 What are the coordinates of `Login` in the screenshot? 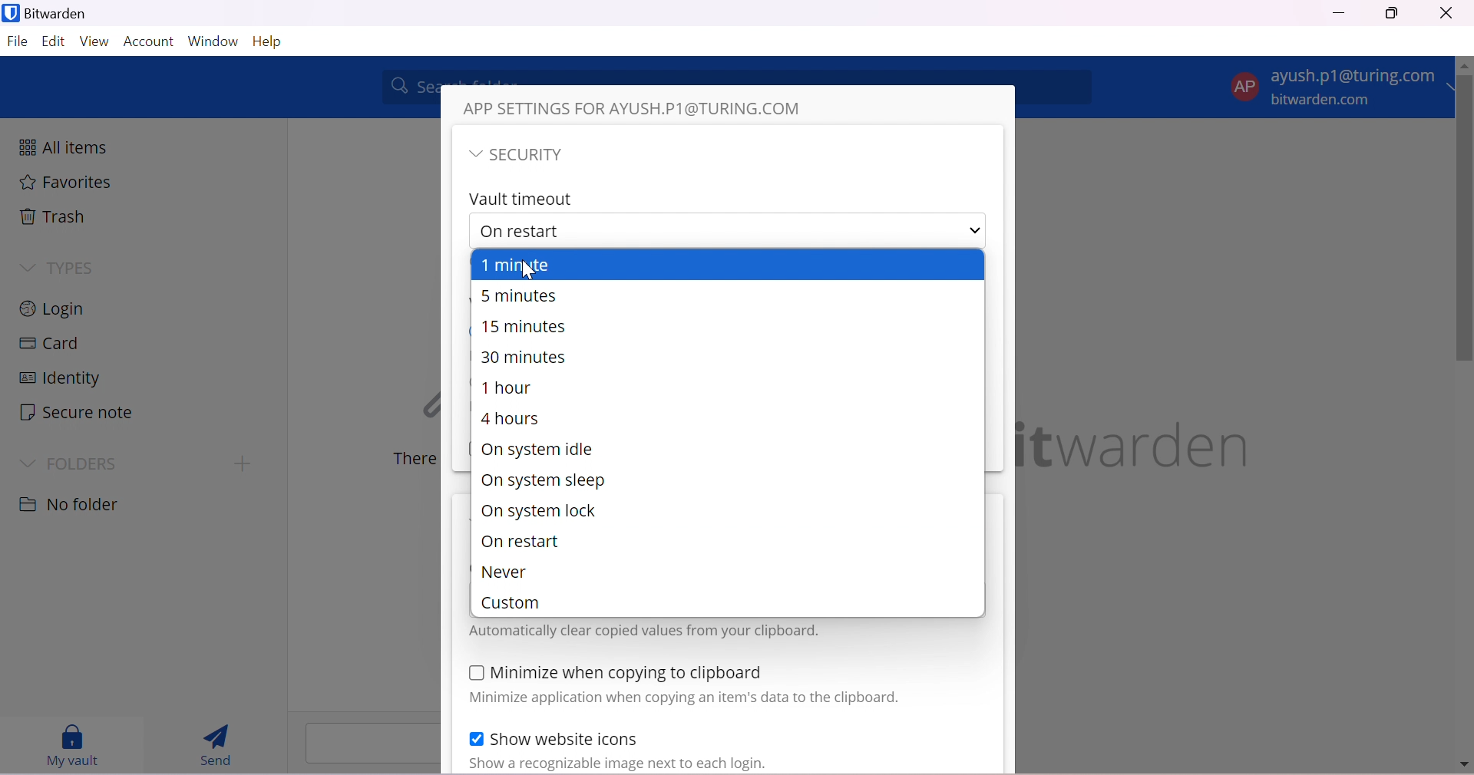 It's located at (56, 307).